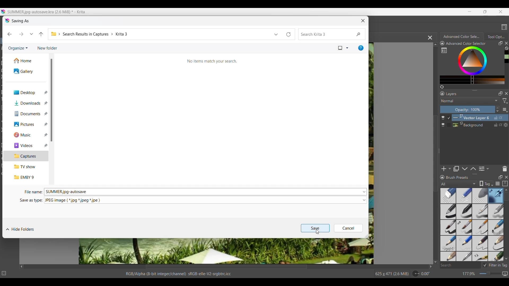  Describe the element at coordinates (504, 169) in the screenshot. I see `Delete layer or mask` at that location.